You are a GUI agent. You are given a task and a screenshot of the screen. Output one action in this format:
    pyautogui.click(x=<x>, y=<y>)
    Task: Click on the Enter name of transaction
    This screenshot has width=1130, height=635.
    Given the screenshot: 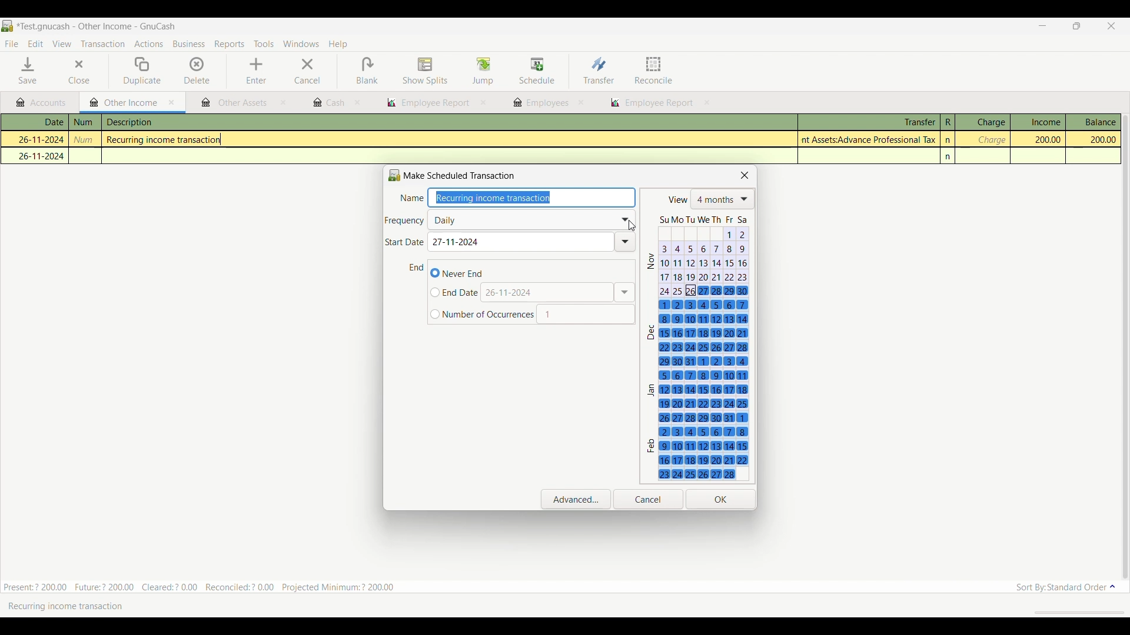 What is the action you would take?
    pyautogui.click(x=531, y=198)
    